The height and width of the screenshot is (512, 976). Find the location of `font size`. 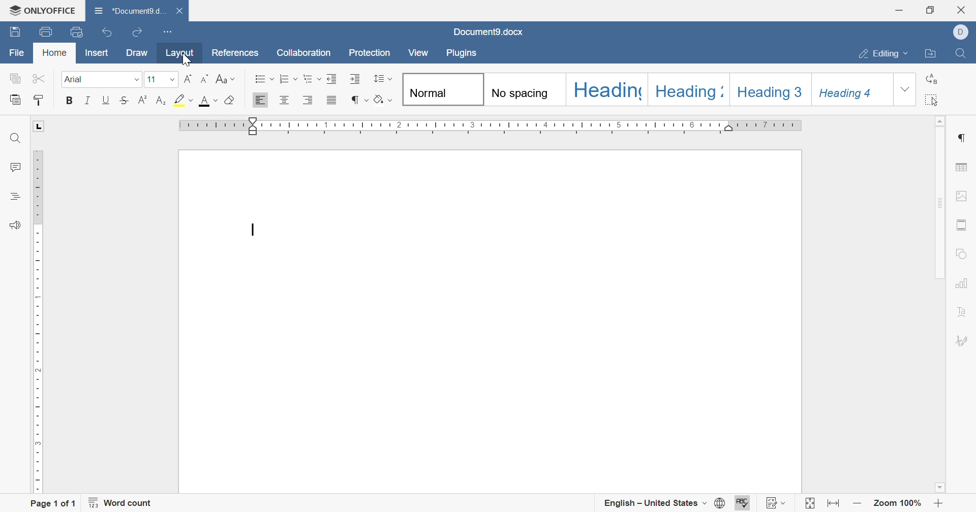

font size is located at coordinates (163, 79).